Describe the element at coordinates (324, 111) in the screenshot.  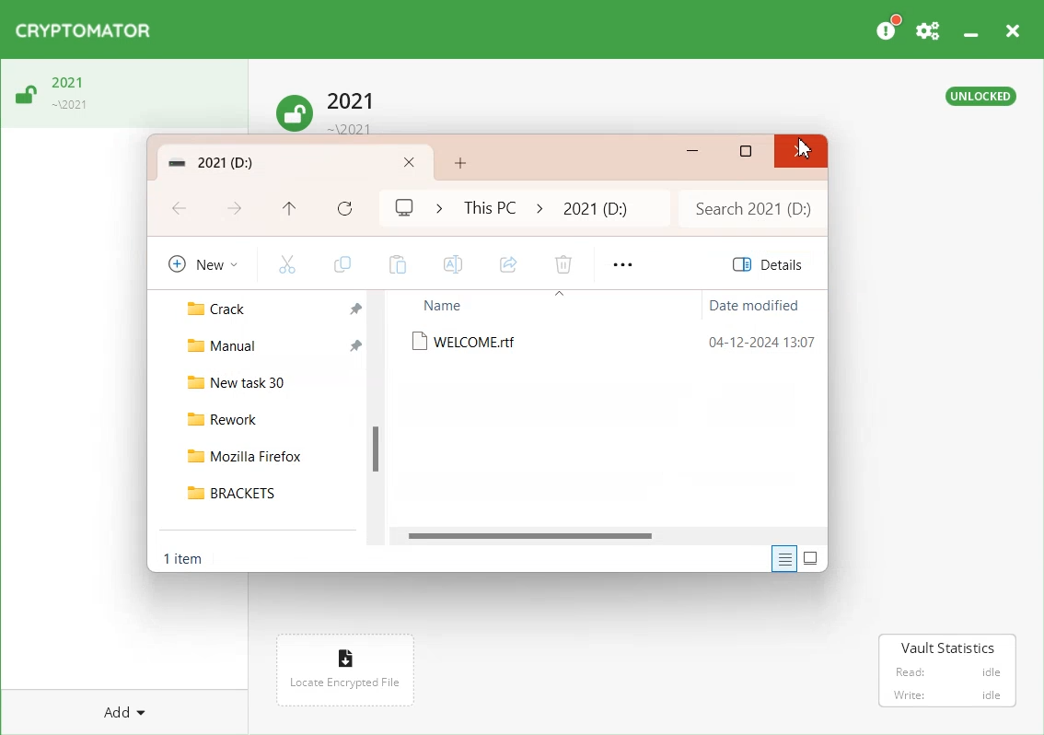
I see `Unlock Vault` at that location.